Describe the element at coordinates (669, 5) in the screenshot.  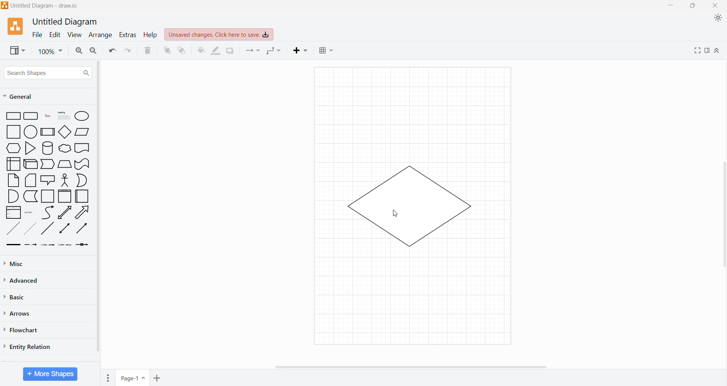
I see `Minimize` at that location.